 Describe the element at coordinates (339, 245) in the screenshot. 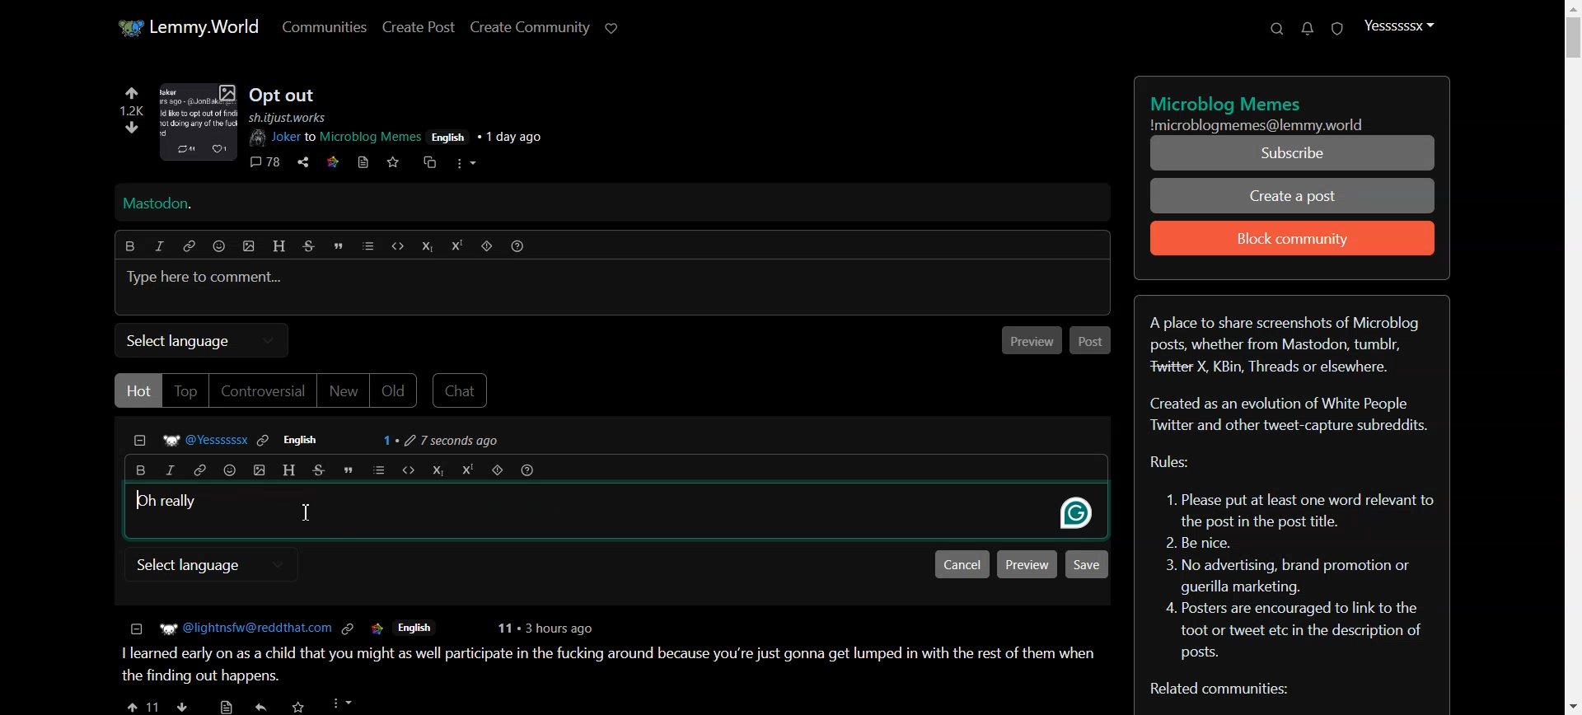

I see `Quote` at that location.